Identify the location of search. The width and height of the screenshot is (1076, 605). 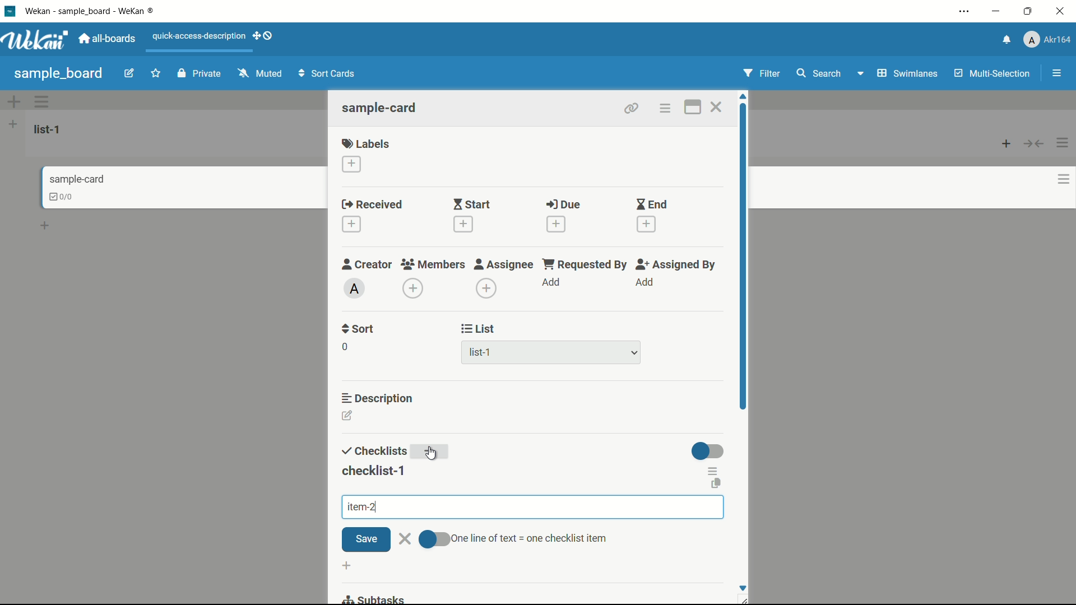
(818, 73).